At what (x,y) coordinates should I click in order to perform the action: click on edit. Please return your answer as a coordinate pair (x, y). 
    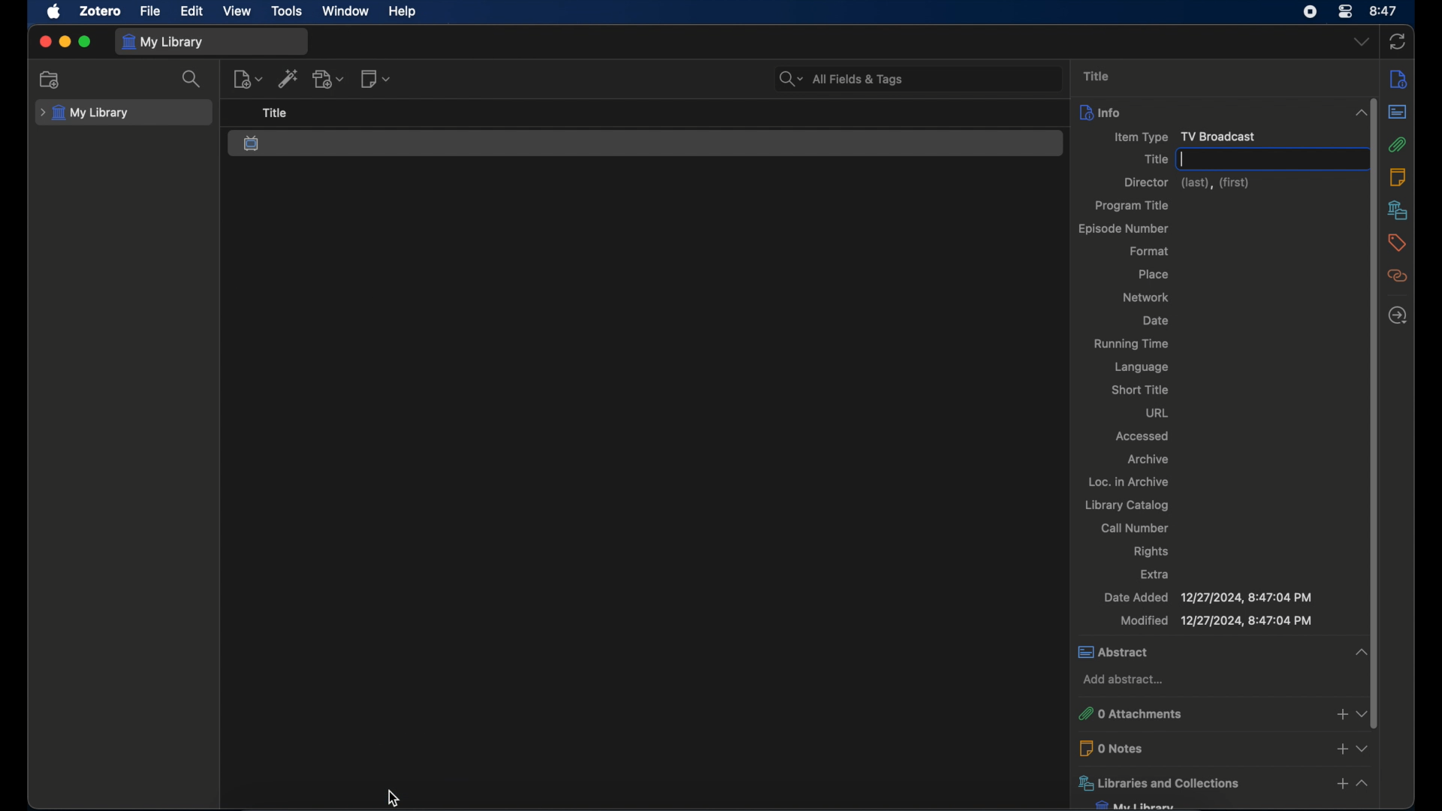
    Looking at the image, I should click on (193, 12).